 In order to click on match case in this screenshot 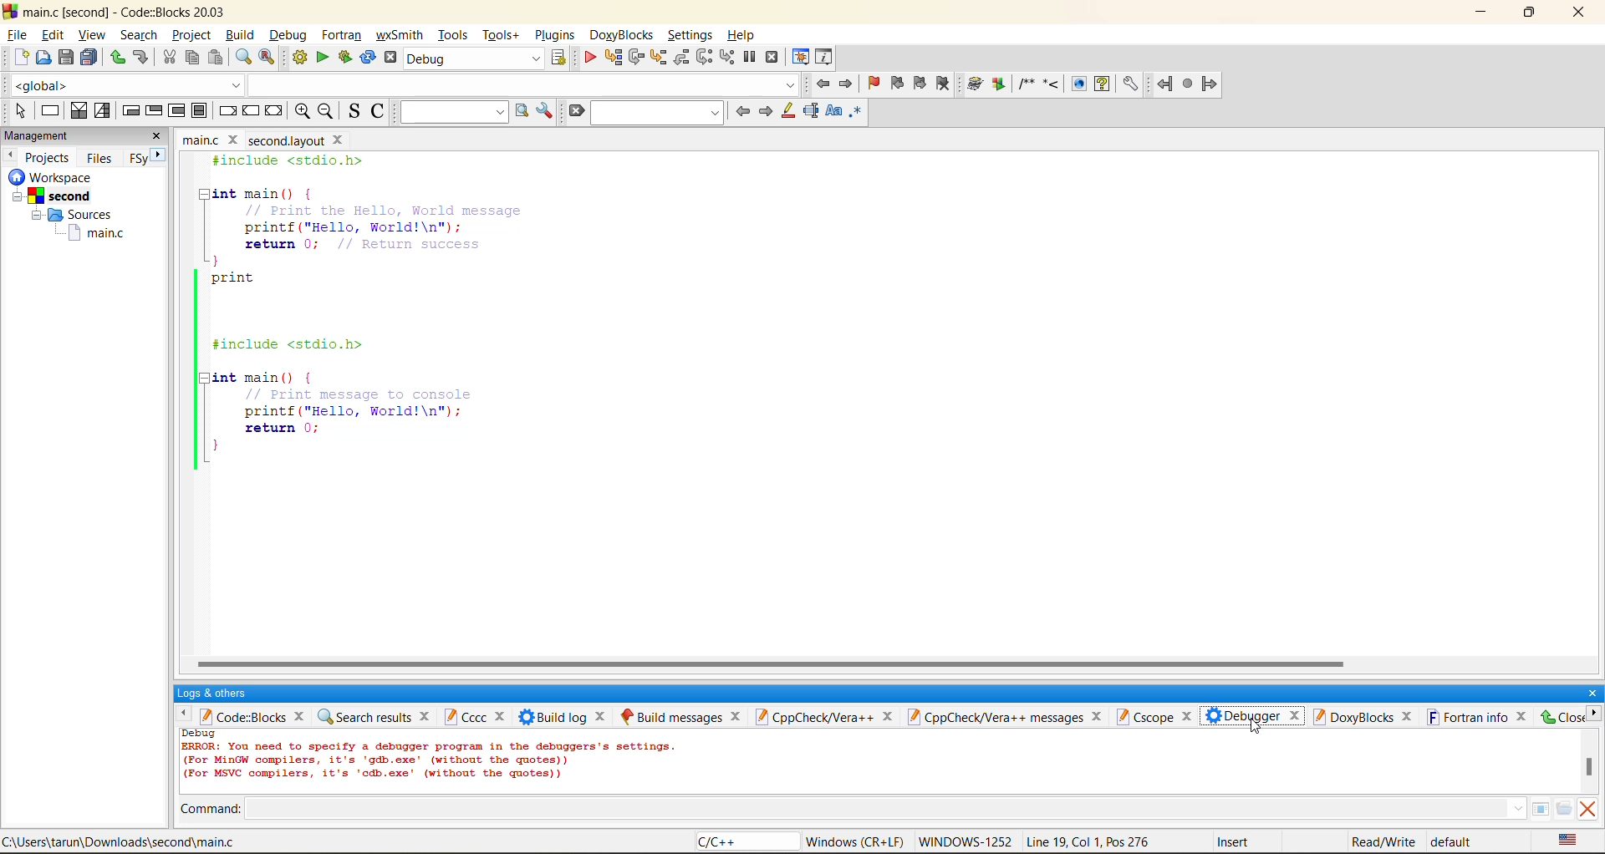, I will do `click(832, 112)`.